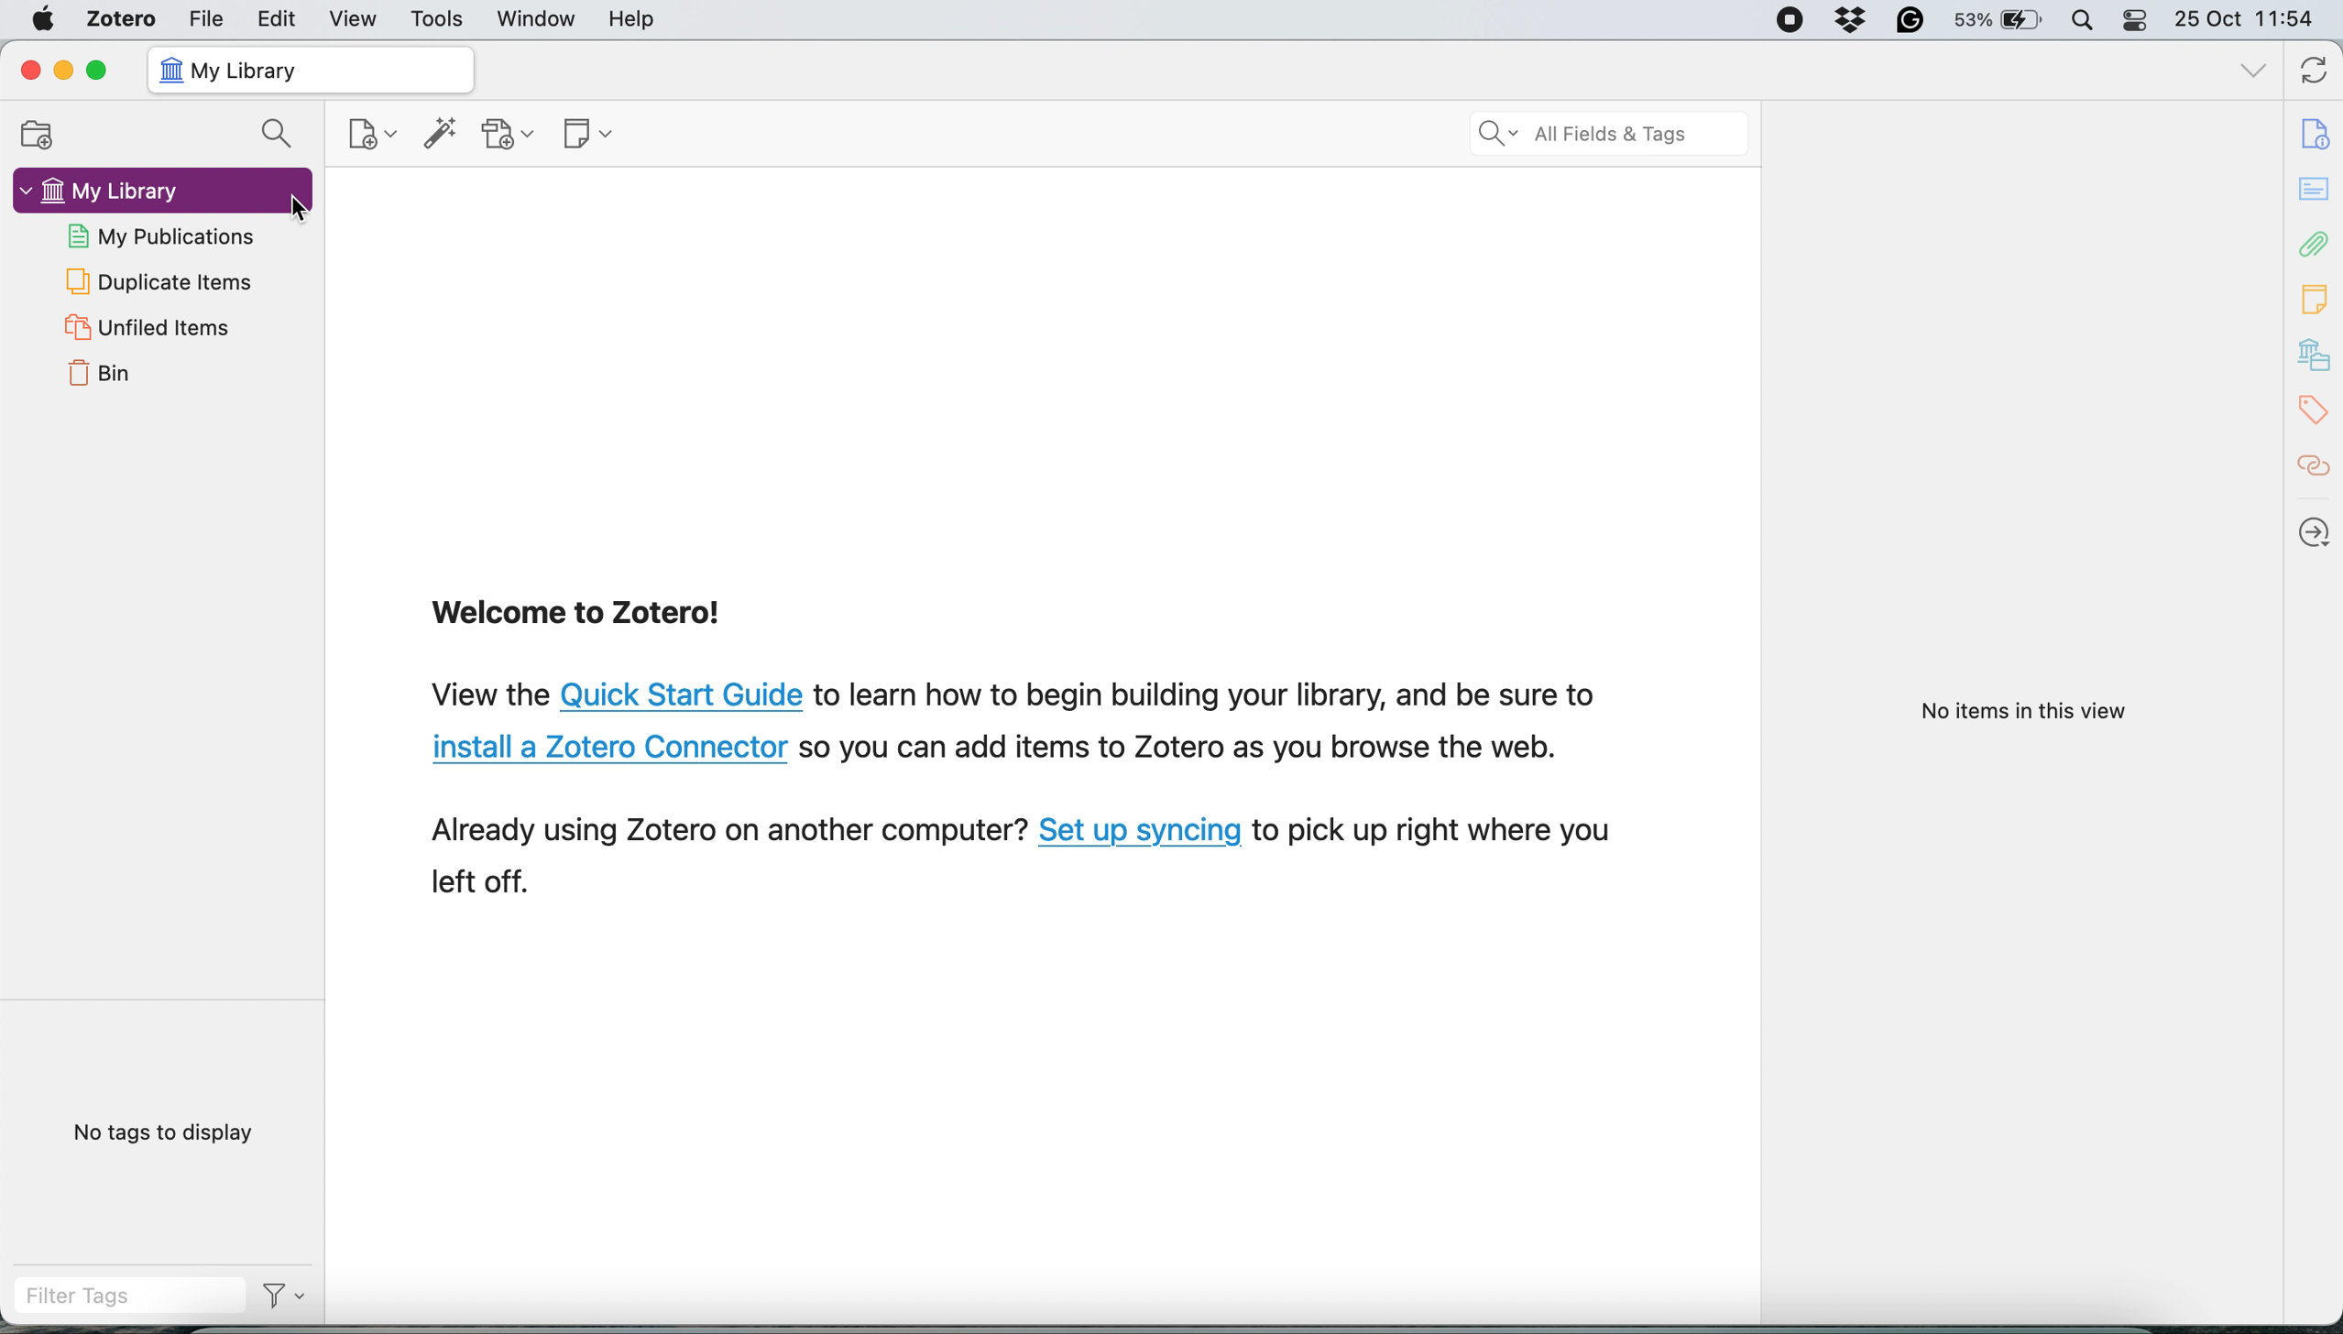 Image resolution: width=2343 pixels, height=1334 pixels. What do you see at coordinates (287, 1302) in the screenshot?
I see `Filter Options` at bounding box center [287, 1302].